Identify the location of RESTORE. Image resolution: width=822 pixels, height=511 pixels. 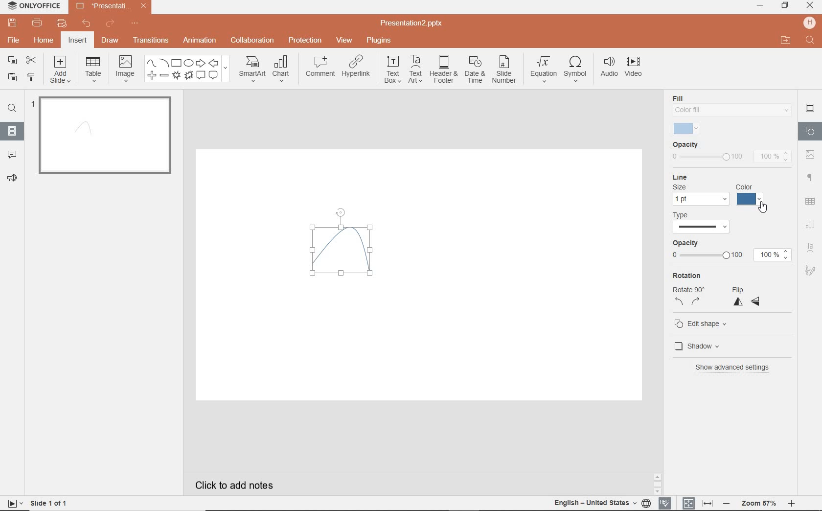
(785, 5).